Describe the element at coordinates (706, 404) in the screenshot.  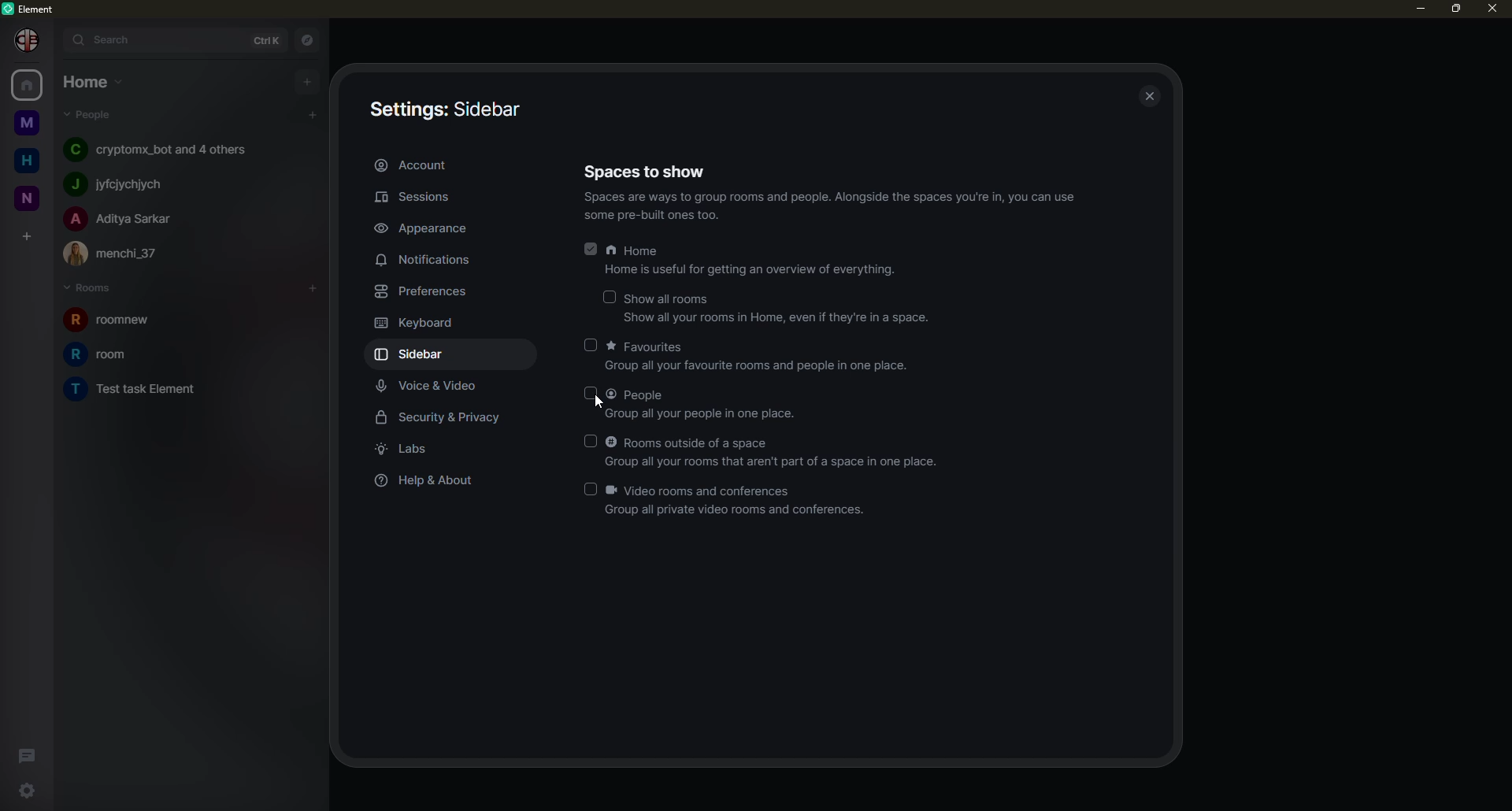
I see `people` at that location.